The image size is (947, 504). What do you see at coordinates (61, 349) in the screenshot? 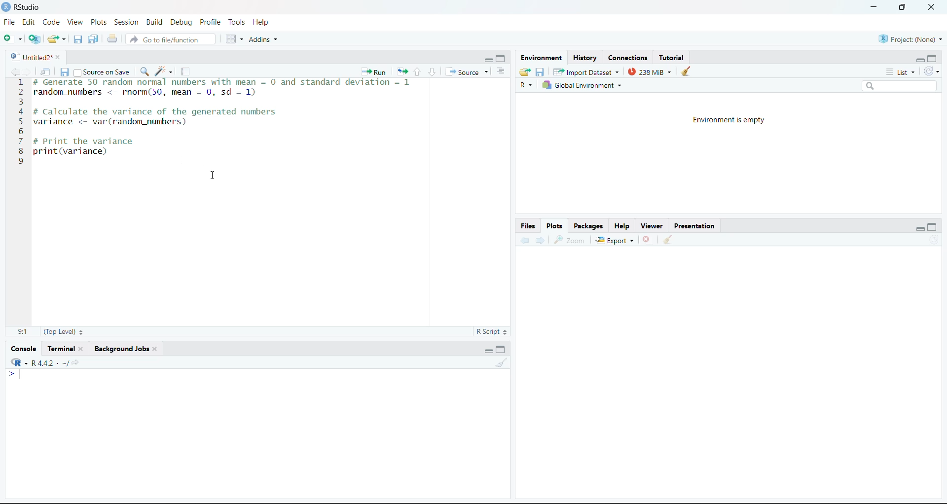
I see `Terminal` at bounding box center [61, 349].